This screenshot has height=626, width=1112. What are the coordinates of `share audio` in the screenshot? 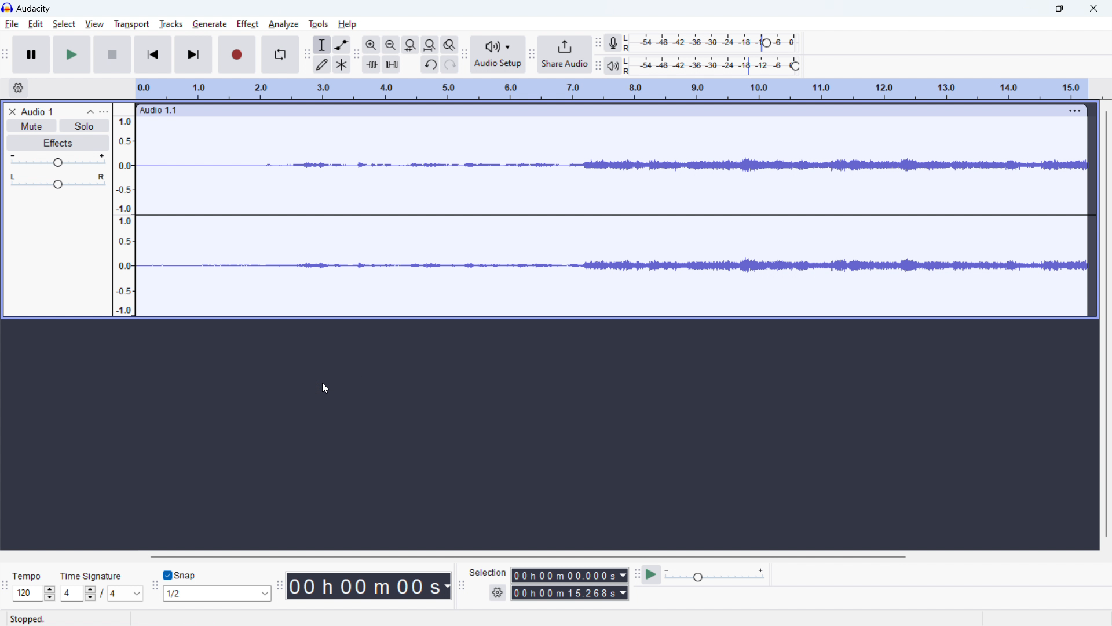 It's located at (566, 54).